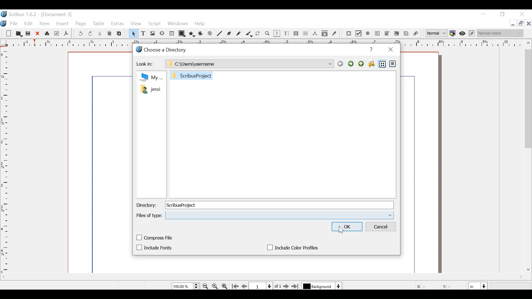 The image size is (532, 299). I want to click on Close, so click(390, 50).